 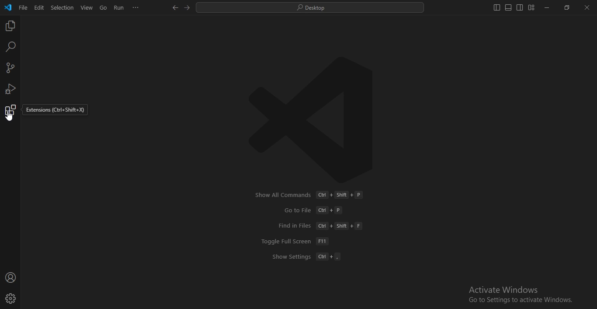 I want to click on selection, so click(x=62, y=7).